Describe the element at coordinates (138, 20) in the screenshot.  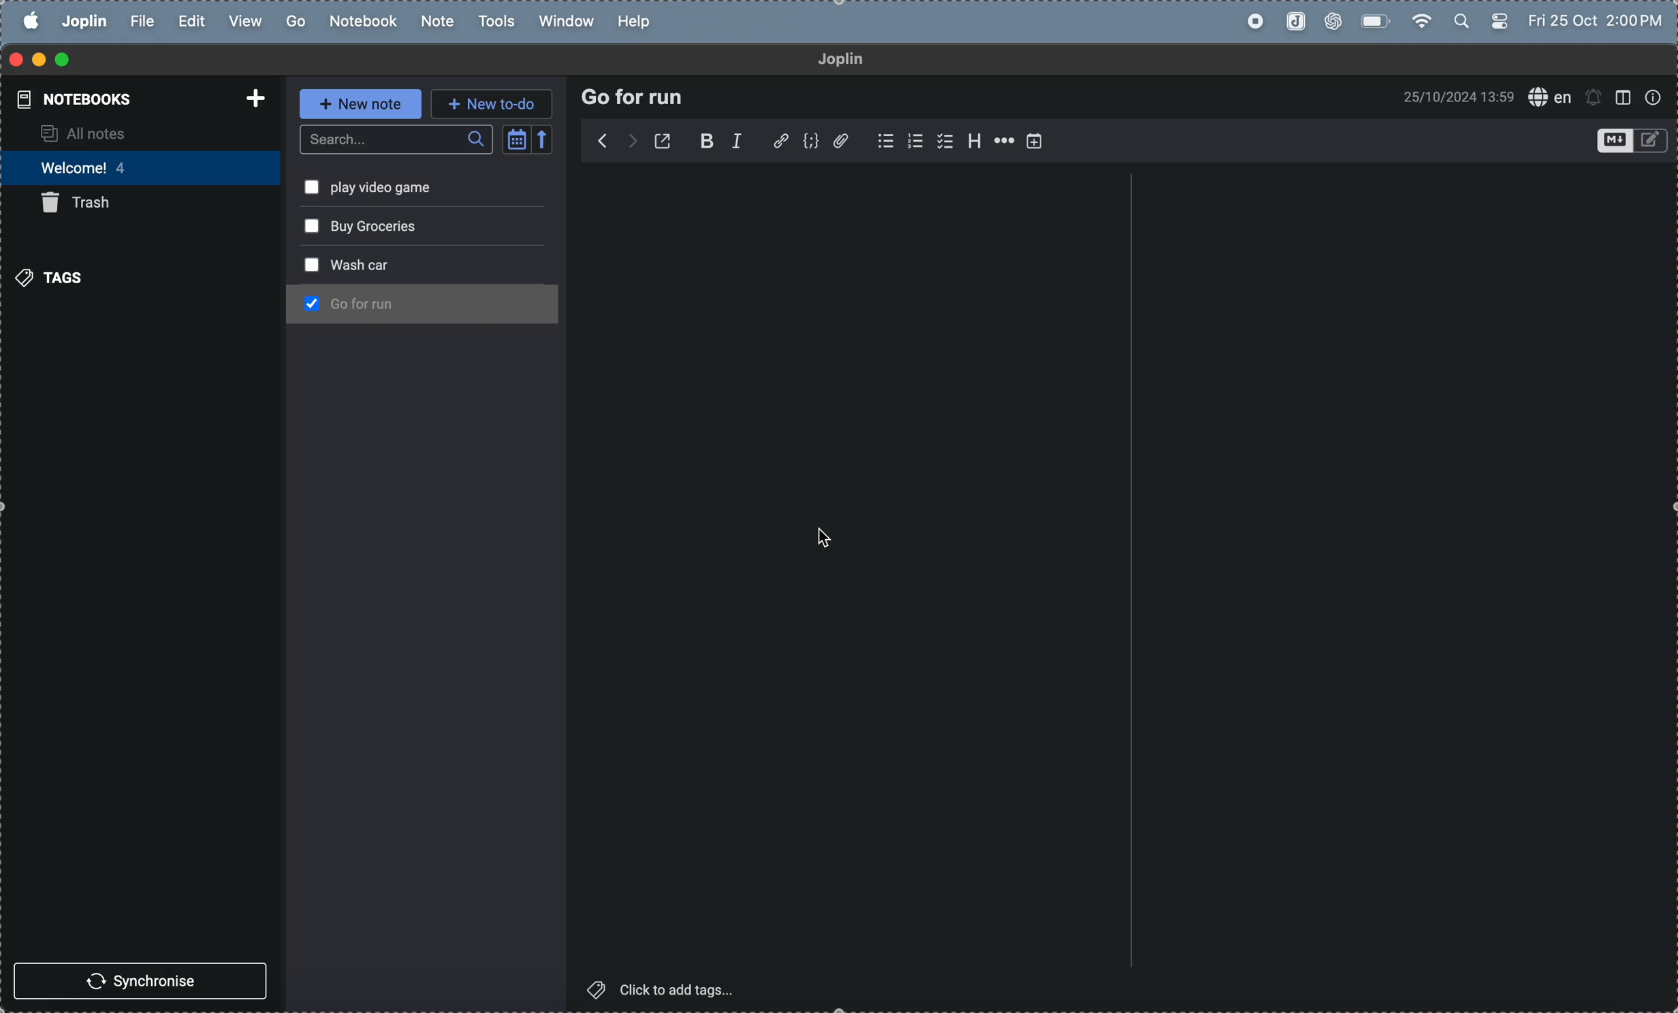
I see `file` at that location.